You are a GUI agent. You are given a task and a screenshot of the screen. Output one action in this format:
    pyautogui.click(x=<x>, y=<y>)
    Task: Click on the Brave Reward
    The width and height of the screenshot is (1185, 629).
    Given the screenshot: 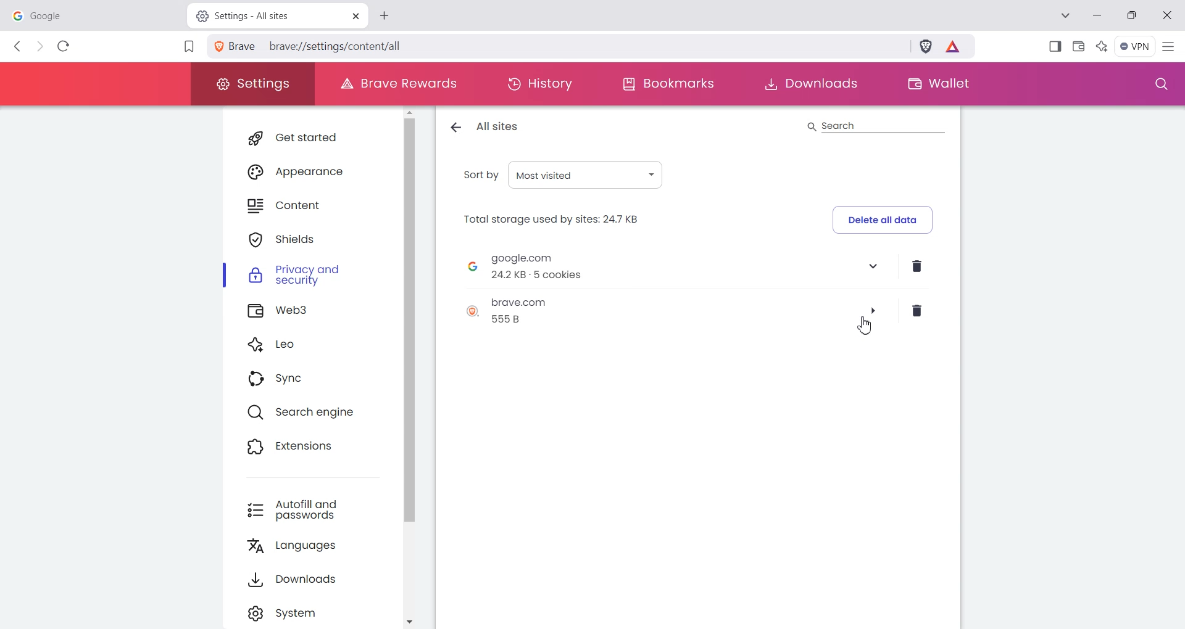 What is the action you would take?
    pyautogui.click(x=954, y=48)
    